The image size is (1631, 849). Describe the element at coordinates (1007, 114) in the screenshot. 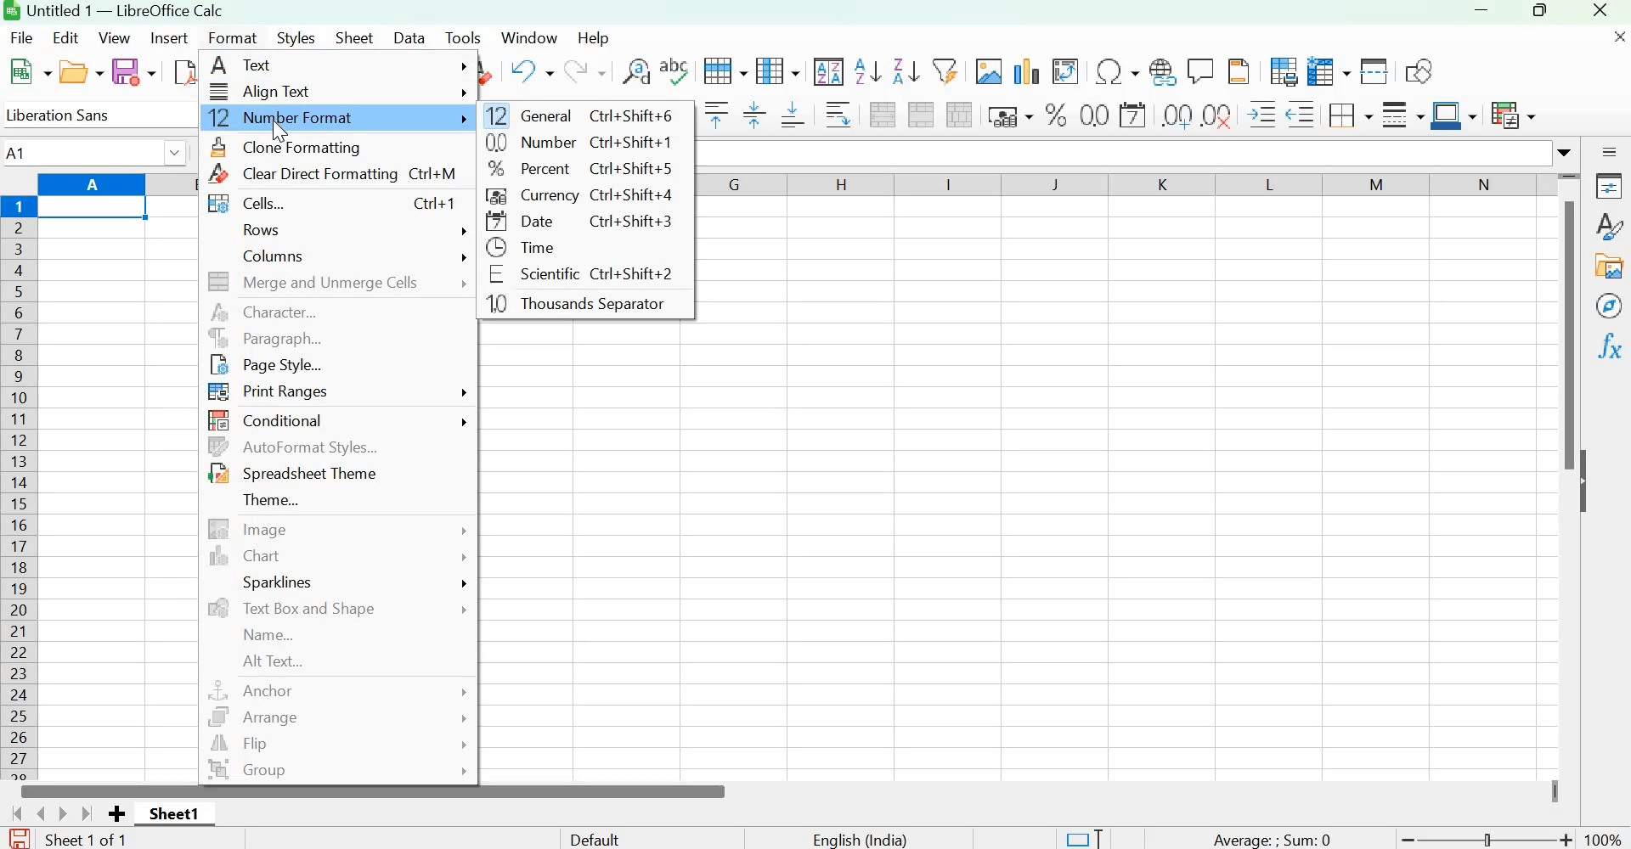

I see `Format as currency` at that location.